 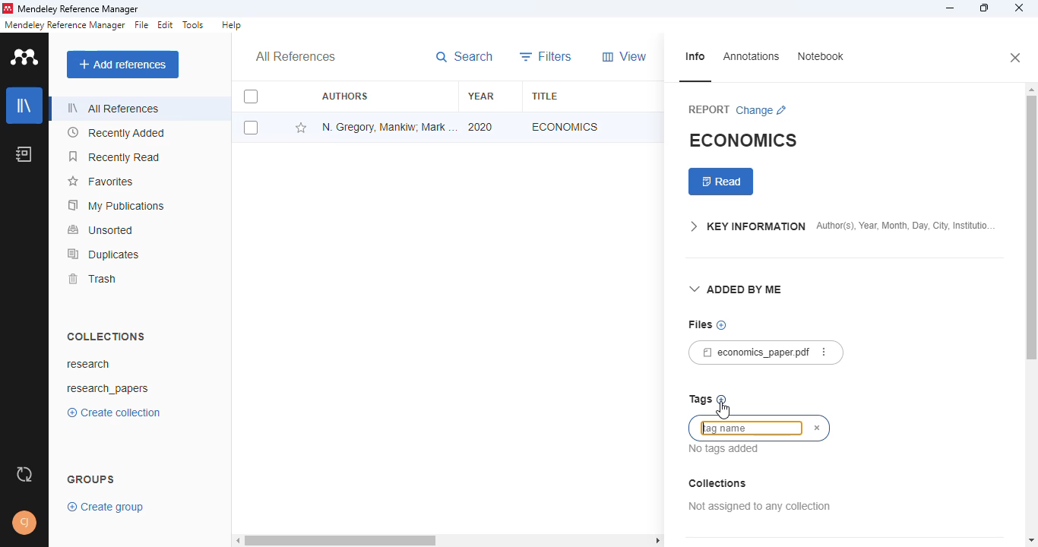 What do you see at coordinates (818, 428) in the screenshot?
I see `cancel` at bounding box center [818, 428].